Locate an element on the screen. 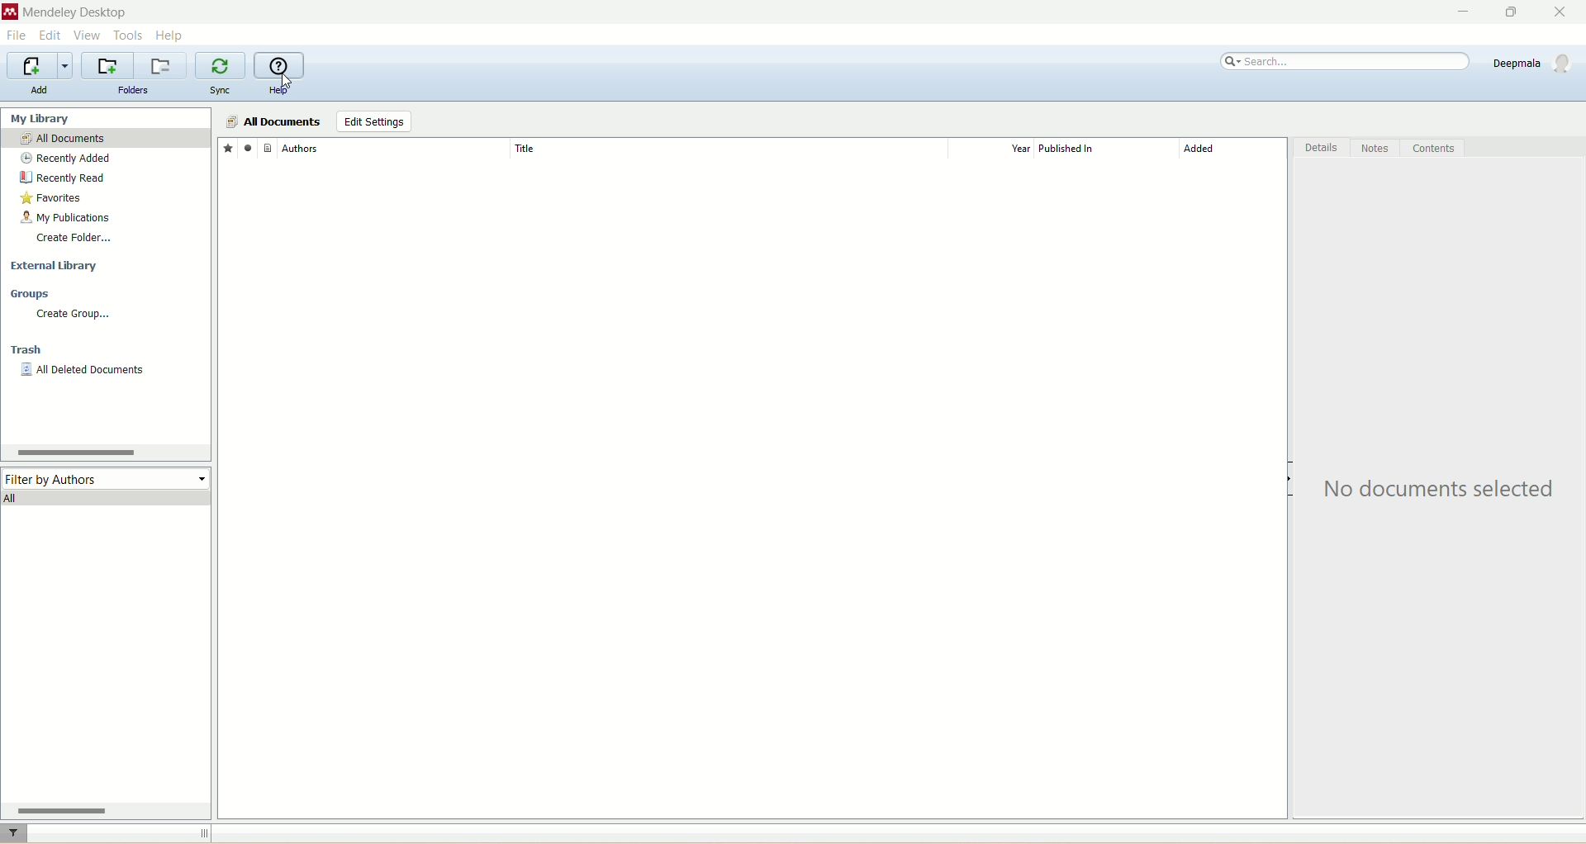 The width and height of the screenshot is (1586, 844). year is located at coordinates (993, 148).